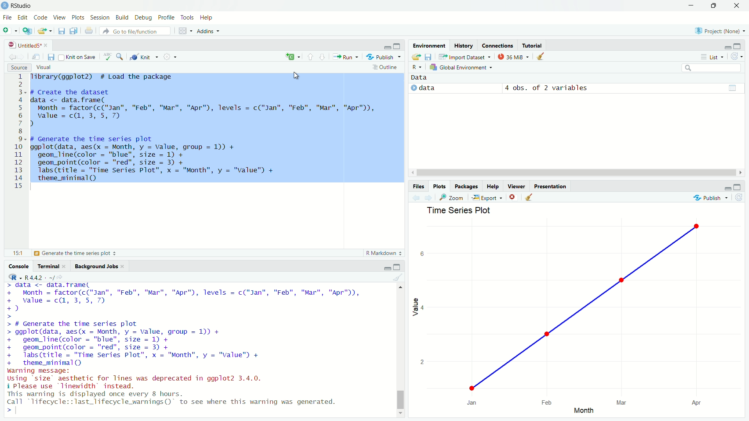 The width and height of the screenshot is (749, 421). What do you see at coordinates (41, 17) in the screenshot?
I see `code` at bounding box center [41, 17].